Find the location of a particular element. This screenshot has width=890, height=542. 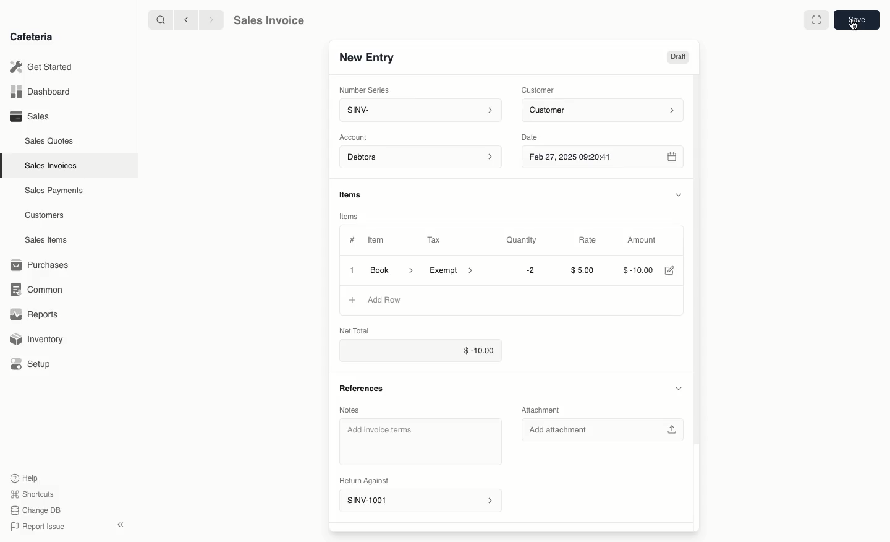

Book > is located at coordinates (394, 269).